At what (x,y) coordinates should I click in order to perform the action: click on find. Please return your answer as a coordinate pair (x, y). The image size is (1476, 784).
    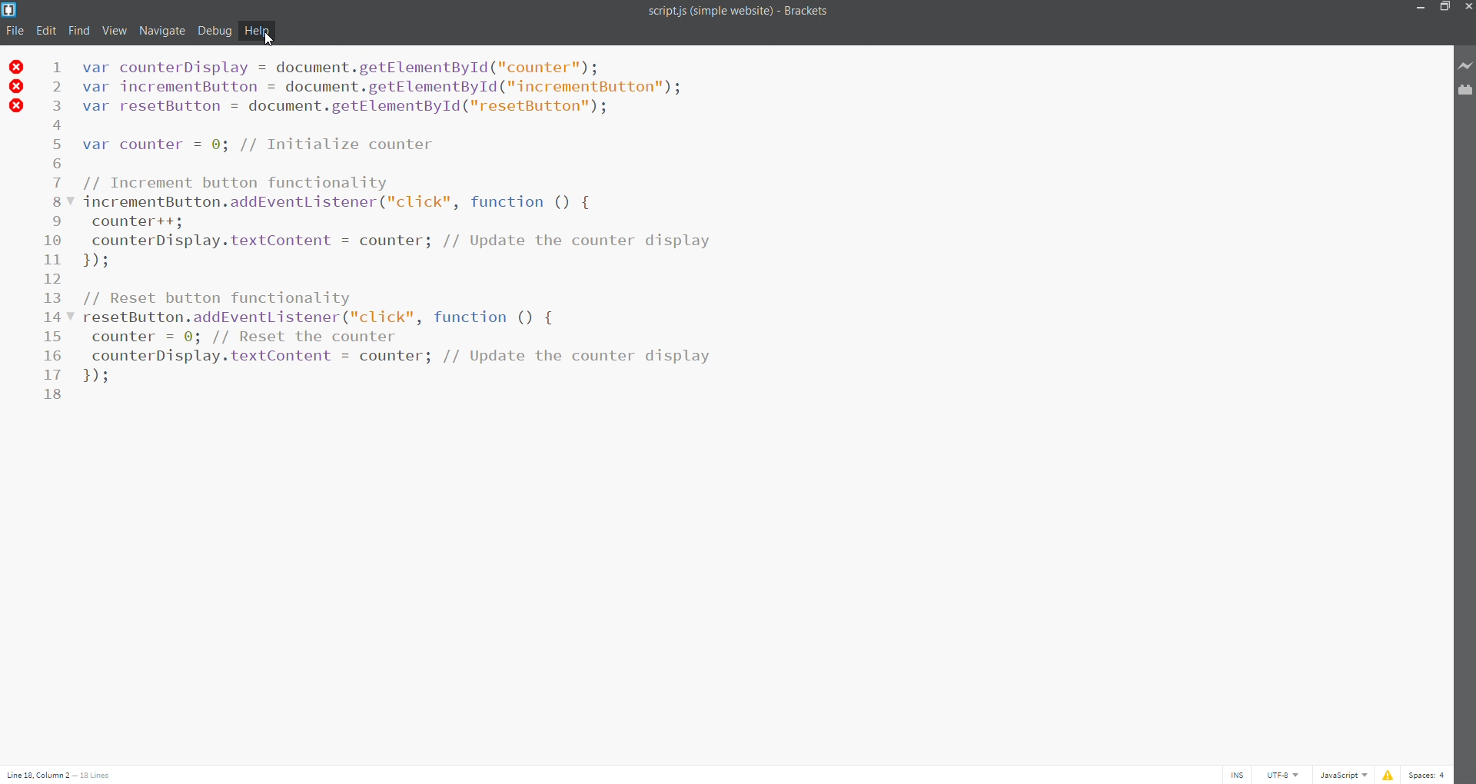
    Looking at the image, I should click on (80, 30).